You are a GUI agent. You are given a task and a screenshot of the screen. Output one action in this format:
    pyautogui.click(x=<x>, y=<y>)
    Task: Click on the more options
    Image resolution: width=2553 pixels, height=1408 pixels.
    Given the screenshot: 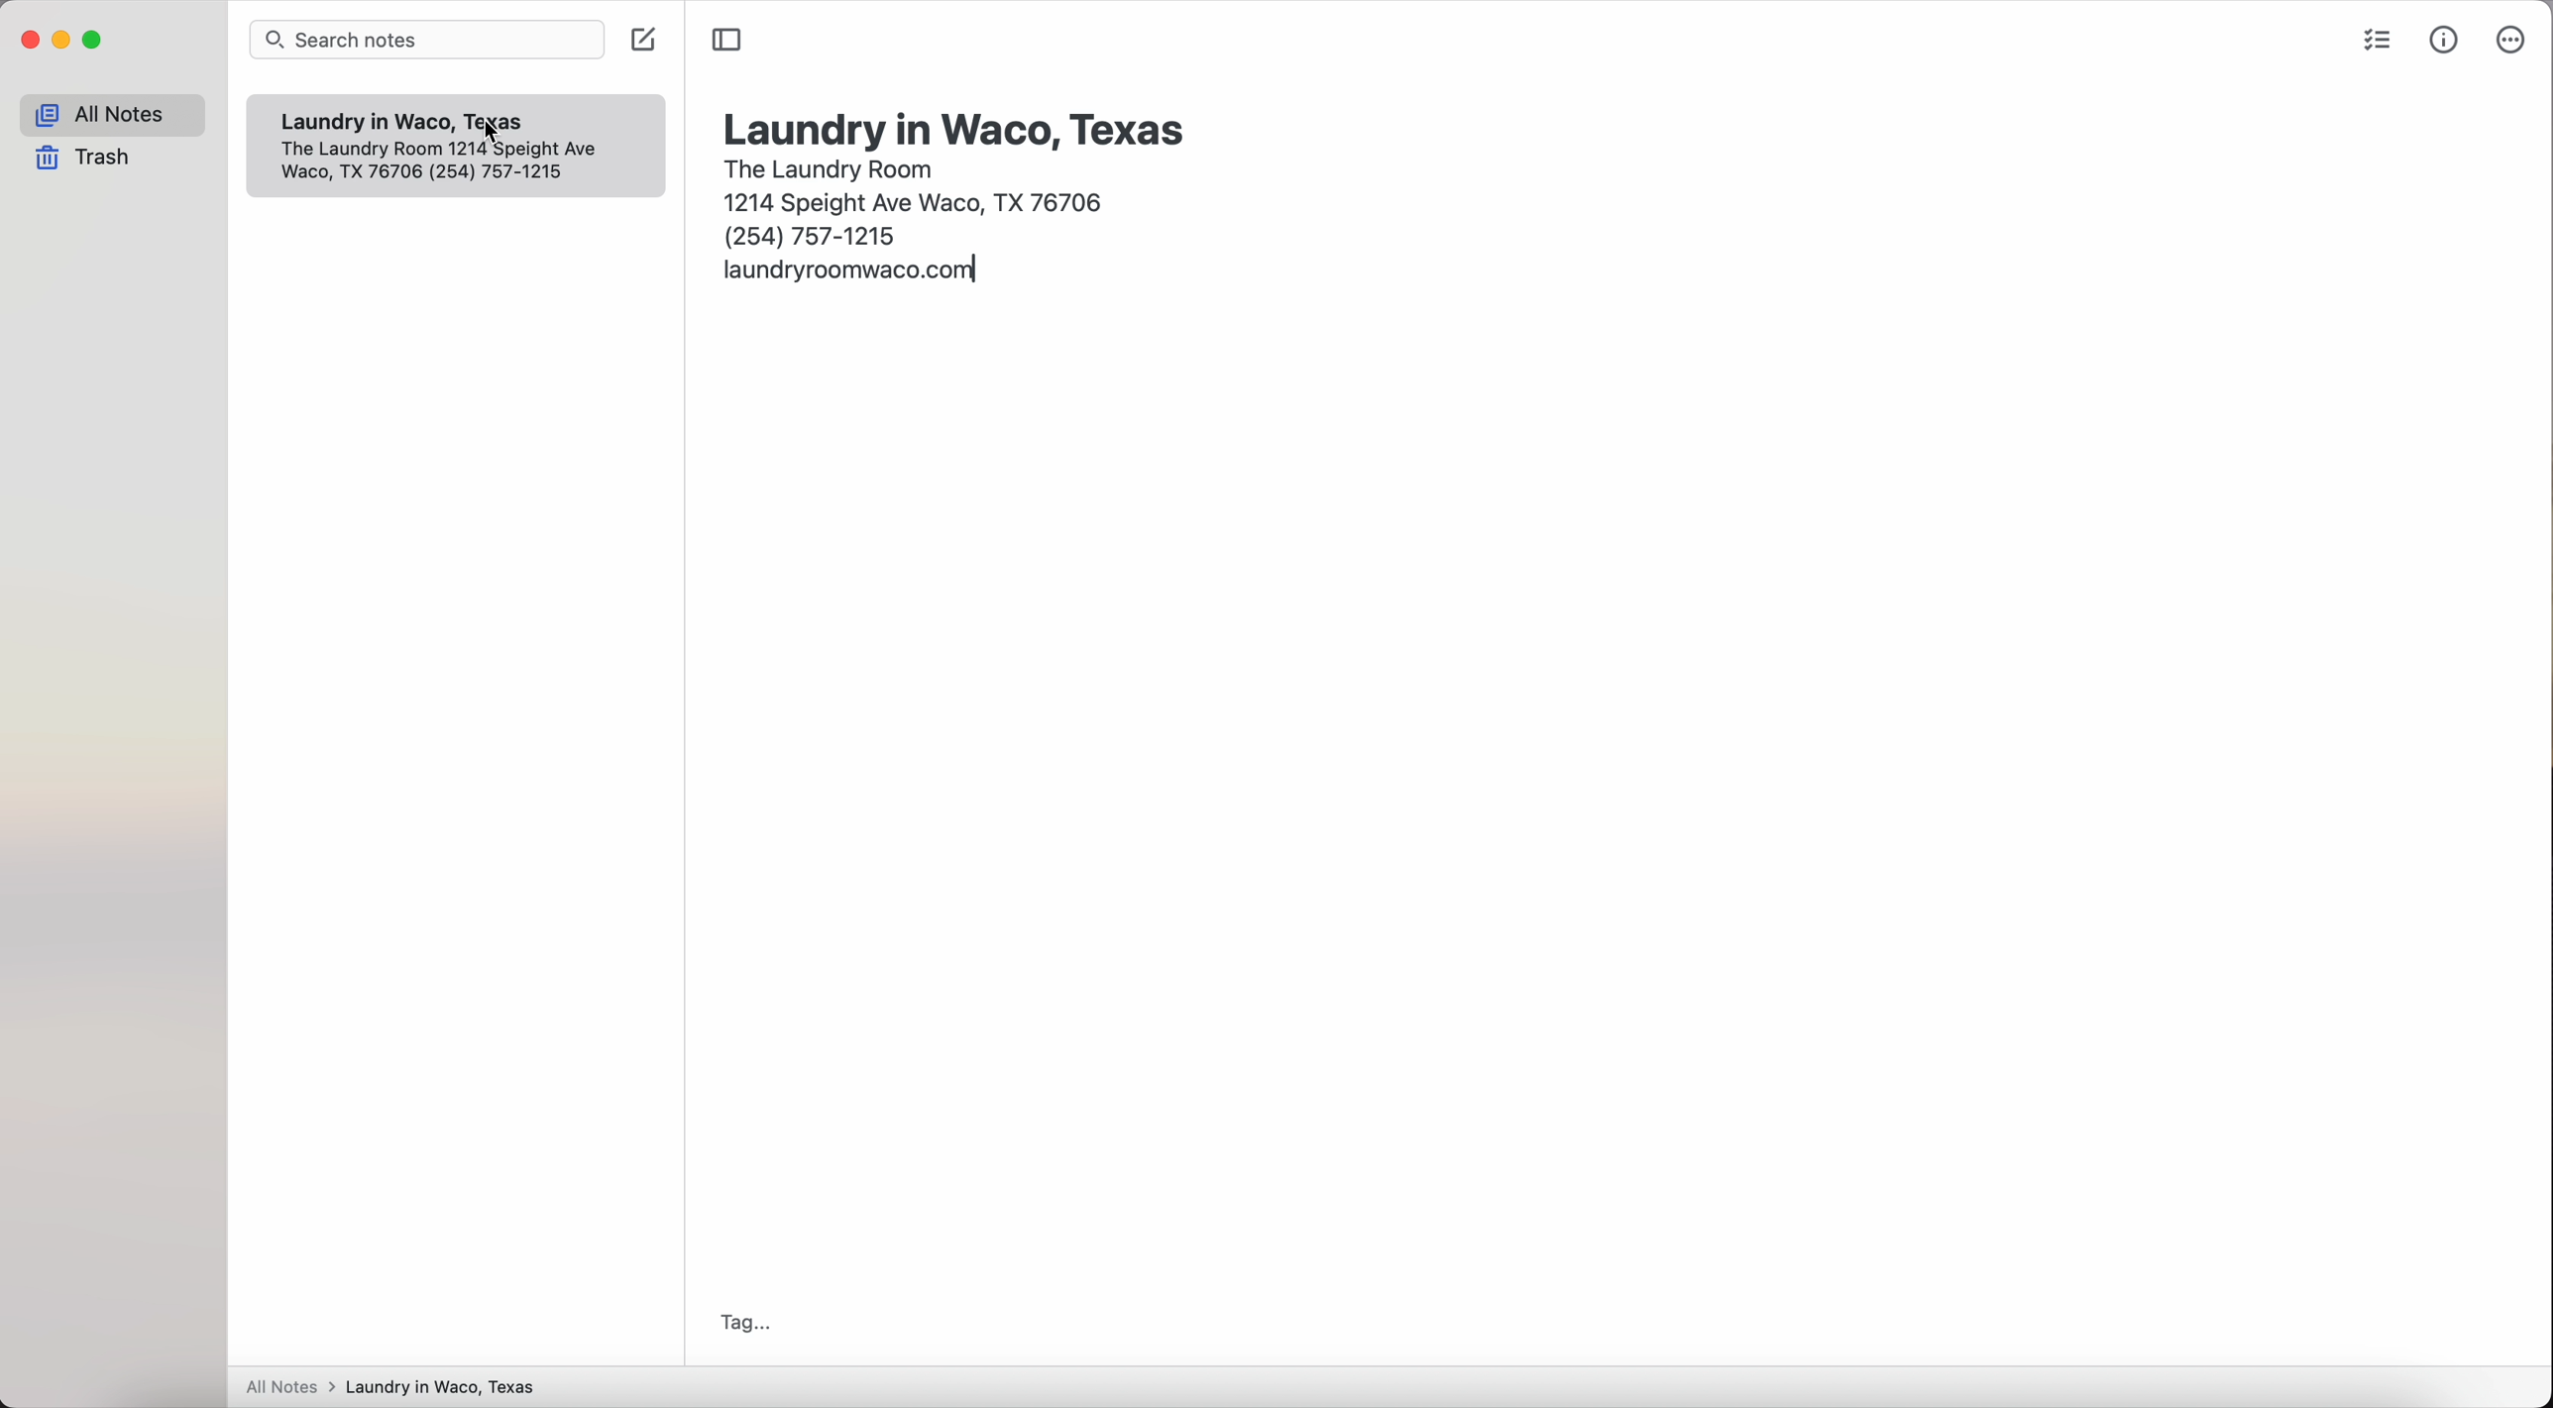 What is the action you would take?
    pyautogui.click(x=2508, y=41)
    